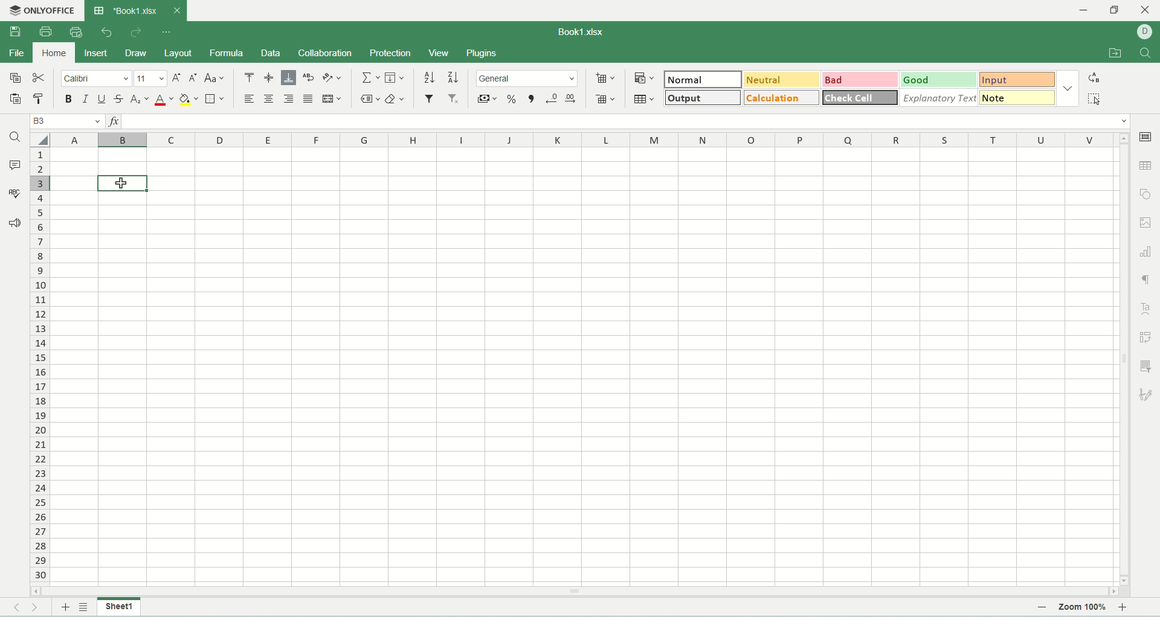  Describe the element at coordinates (66, 122) in the screenshot. I see `cell position` at that location.